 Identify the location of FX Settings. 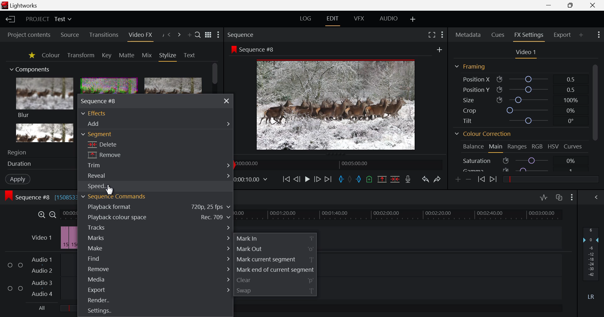
(528, 36).